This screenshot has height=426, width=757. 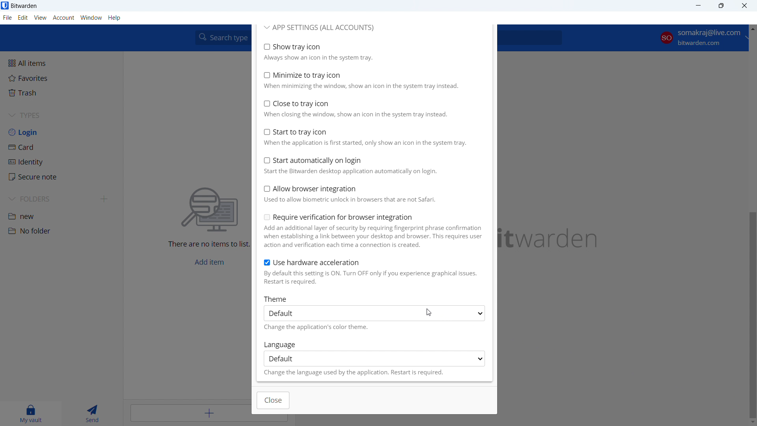 What do you see at coordinates (62, 147) in the screenshot?
I see `card` at bounding box center [62, 147].